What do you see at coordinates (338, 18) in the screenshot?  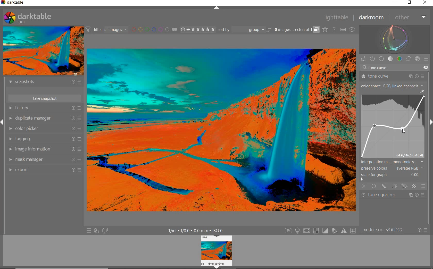 I see `lighttable` at bounding box center [338, 18].